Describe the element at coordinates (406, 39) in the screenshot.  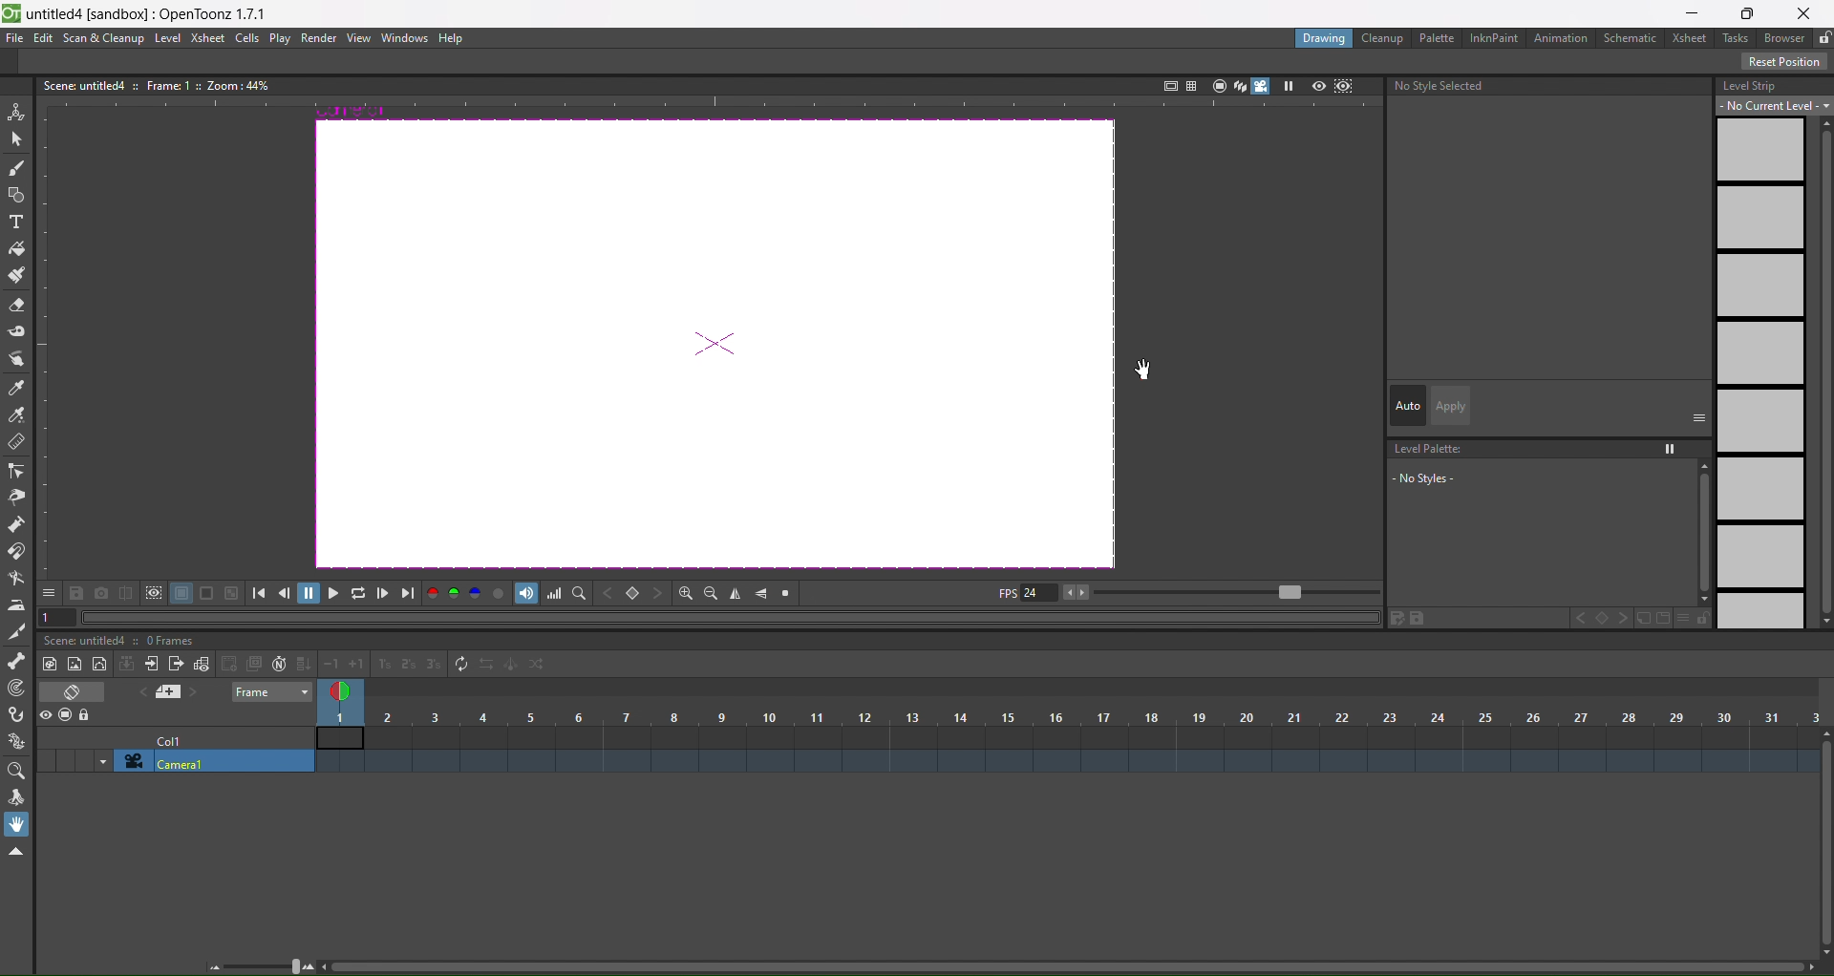
I see `windows` at that location.